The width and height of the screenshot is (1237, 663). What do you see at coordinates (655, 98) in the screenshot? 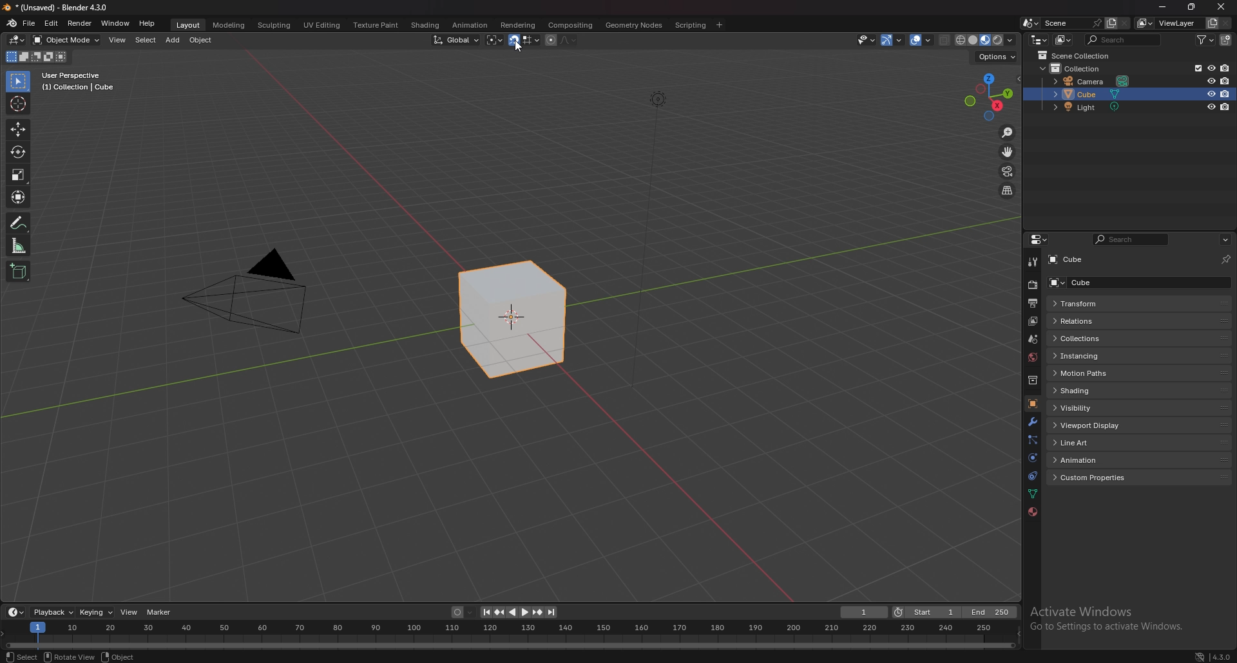
I see `lighting` at bounding box center [655, 98].